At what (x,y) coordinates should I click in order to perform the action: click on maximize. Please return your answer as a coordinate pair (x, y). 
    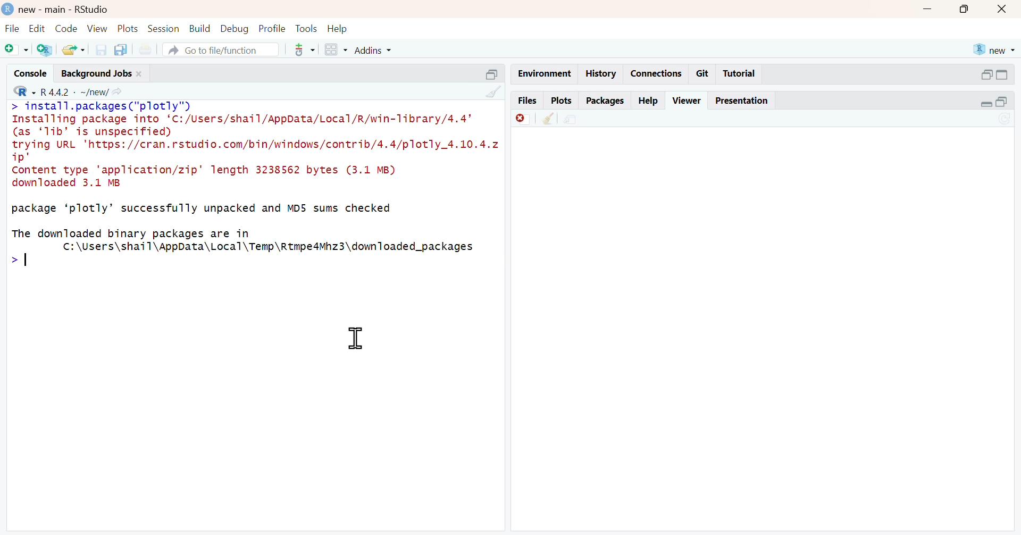
    Looking at the image, I should click on (967, 8).